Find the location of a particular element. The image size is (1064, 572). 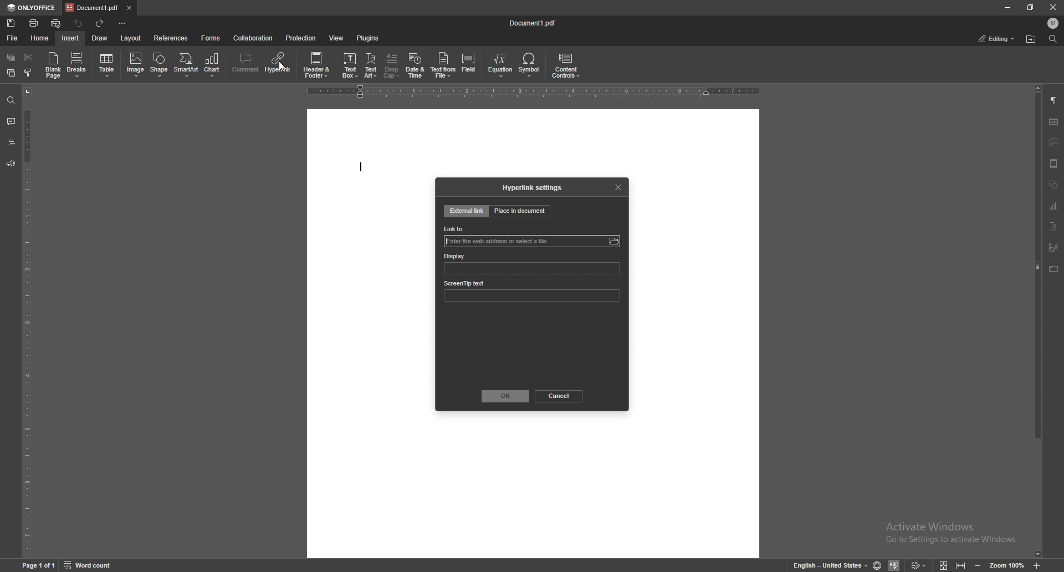

date and time is located at coordinates (416, 65).